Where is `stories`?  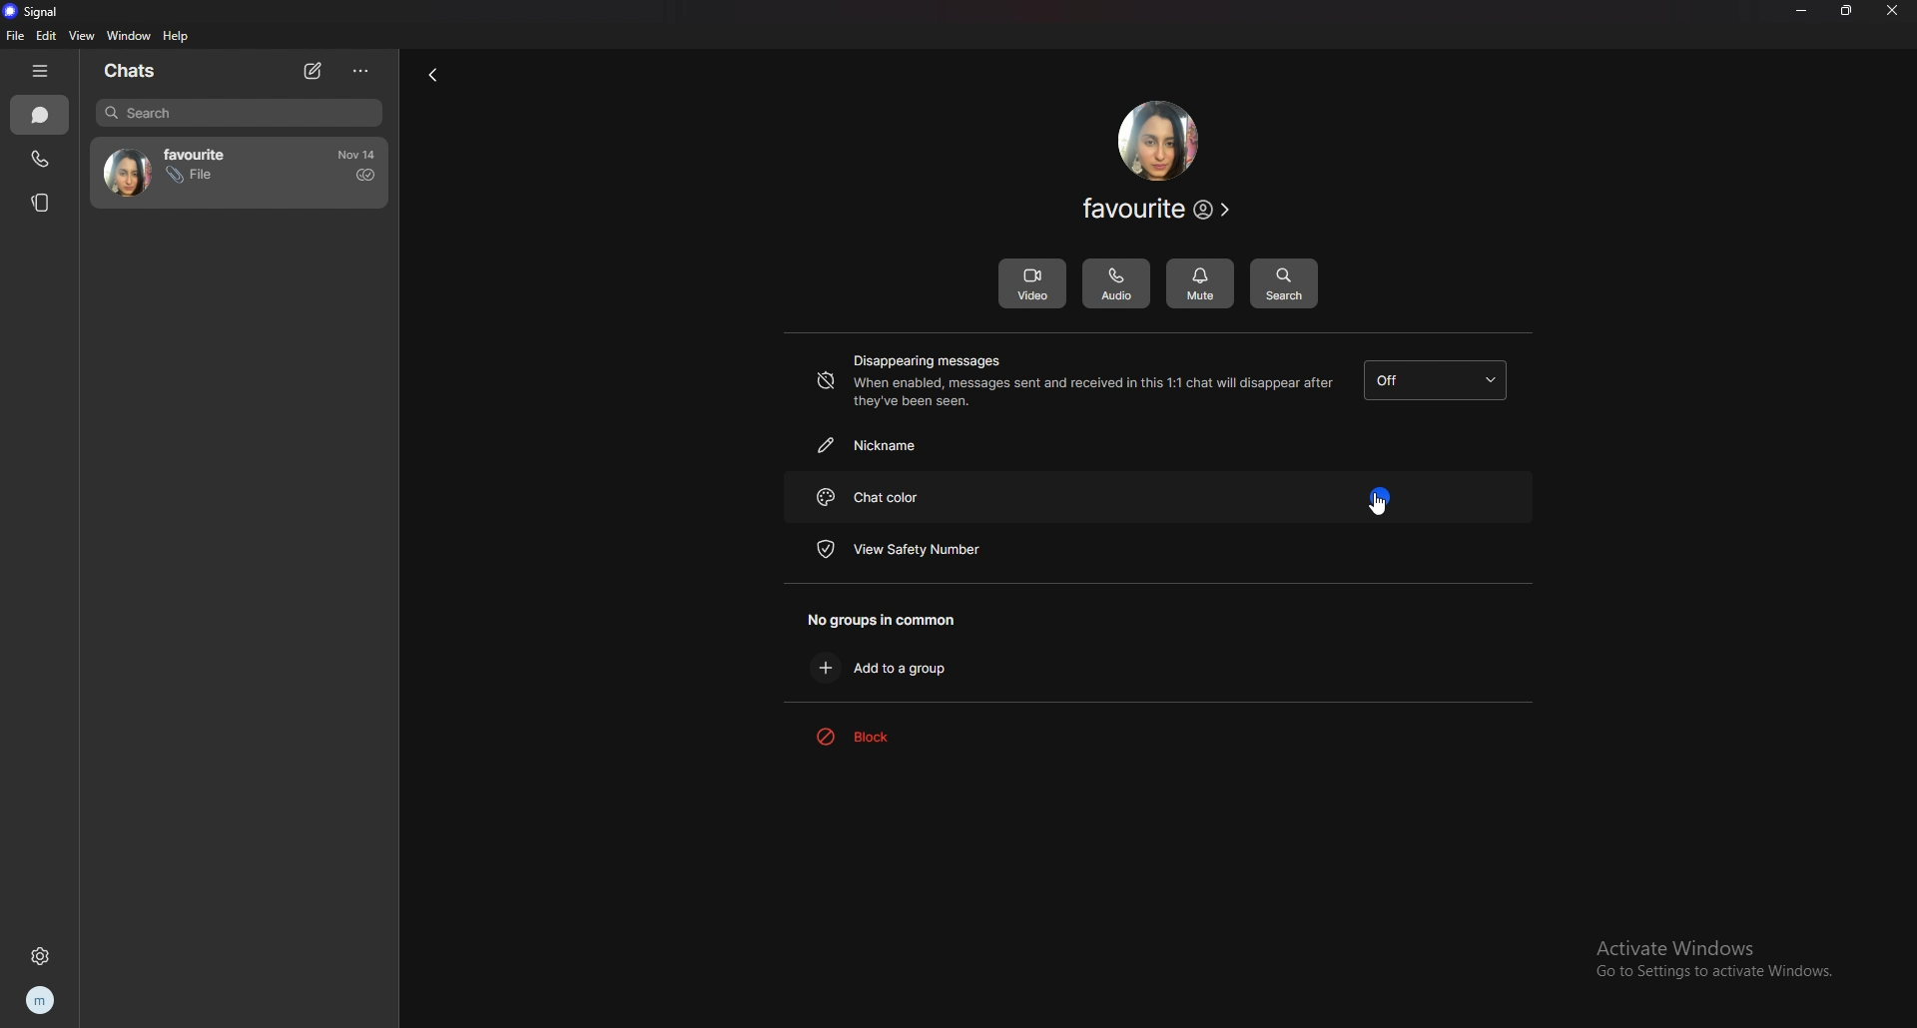
stories is located at coordinates (42, 201).